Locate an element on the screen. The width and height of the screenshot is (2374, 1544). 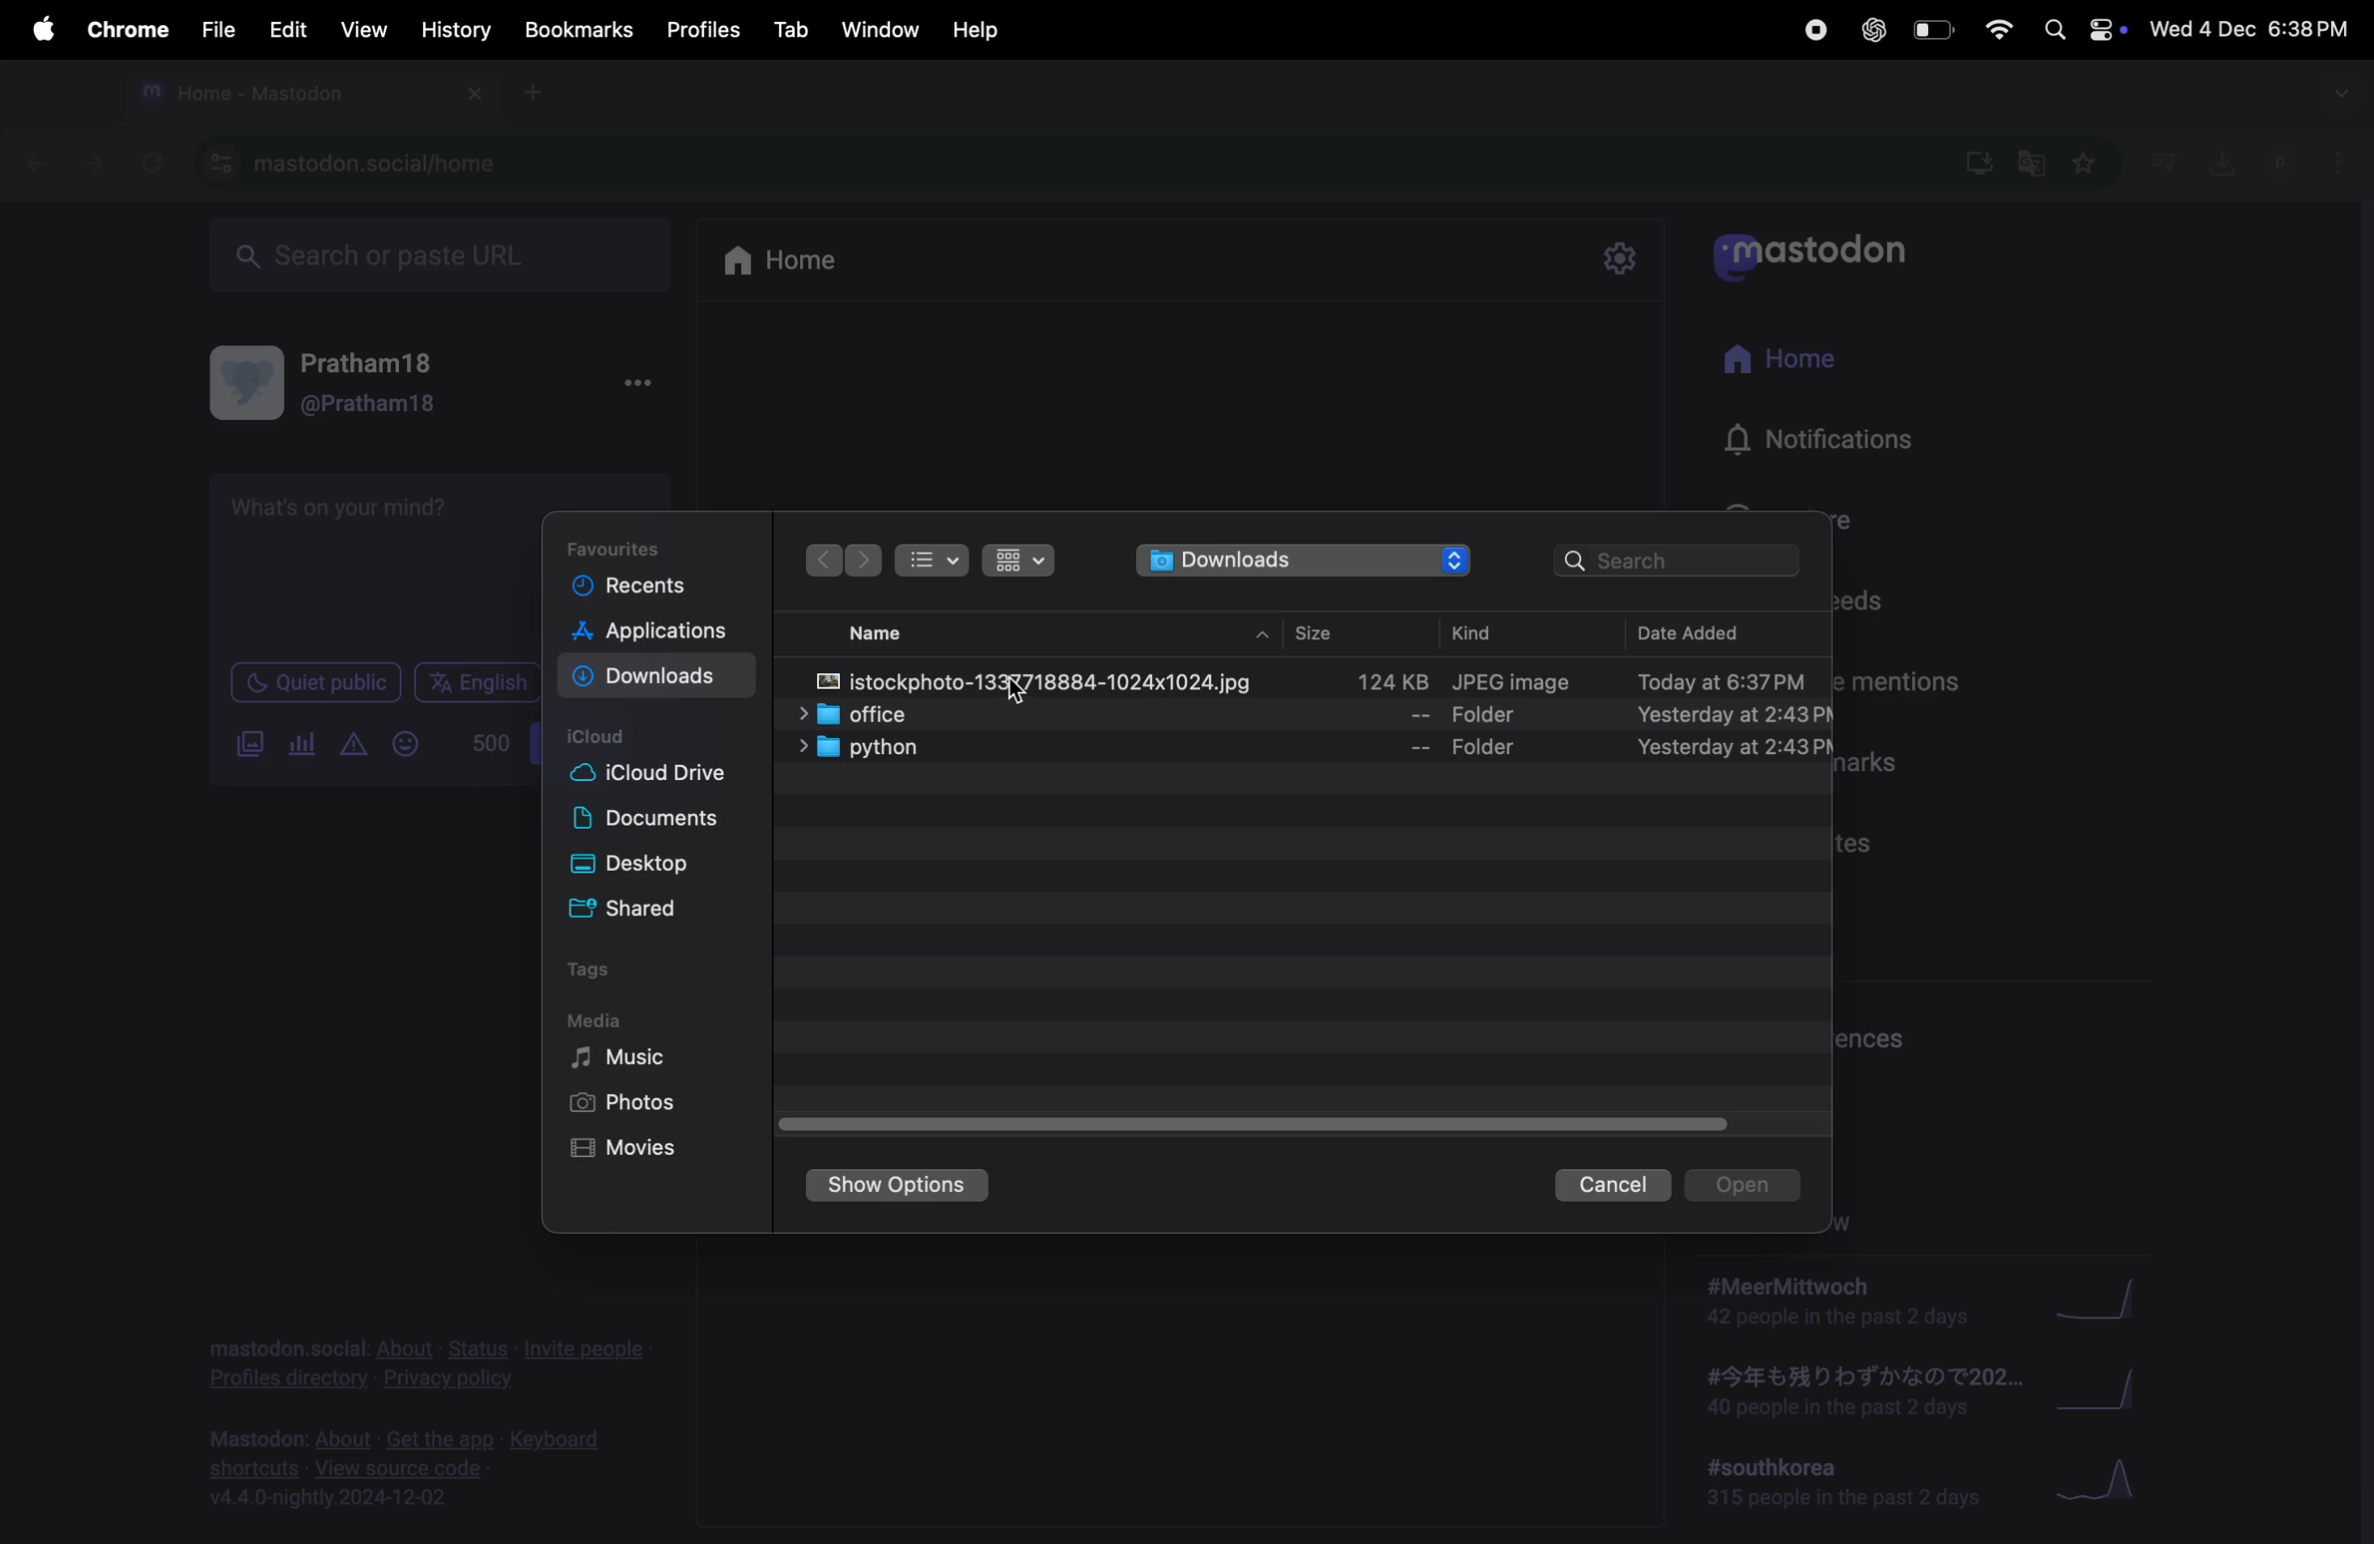
file is located at coordinates (215, 25).